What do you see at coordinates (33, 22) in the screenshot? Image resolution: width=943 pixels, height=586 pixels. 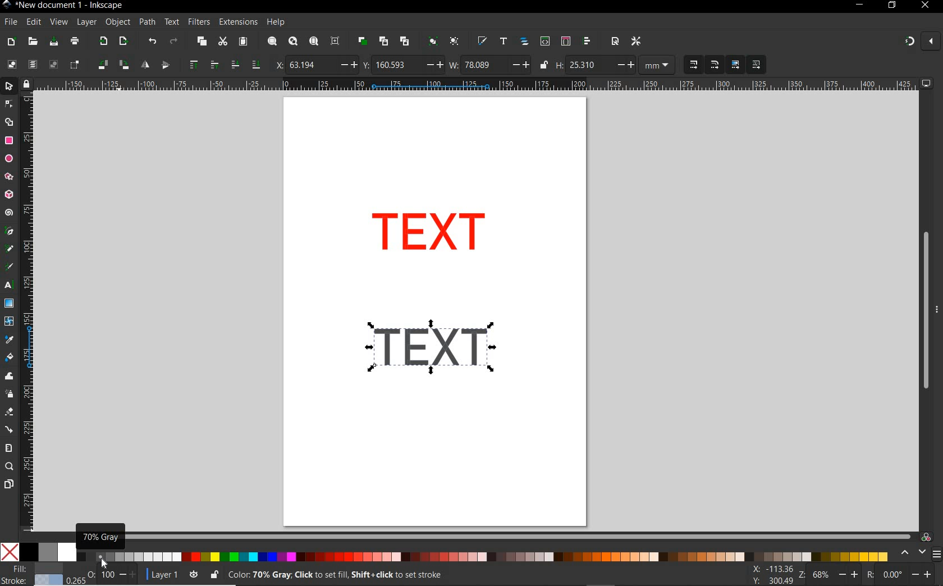 I see `edit` at bounding box center [33, 22].